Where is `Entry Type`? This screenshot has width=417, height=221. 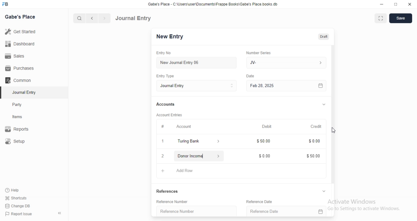
Entry Type is located at coordinates (196, 86).